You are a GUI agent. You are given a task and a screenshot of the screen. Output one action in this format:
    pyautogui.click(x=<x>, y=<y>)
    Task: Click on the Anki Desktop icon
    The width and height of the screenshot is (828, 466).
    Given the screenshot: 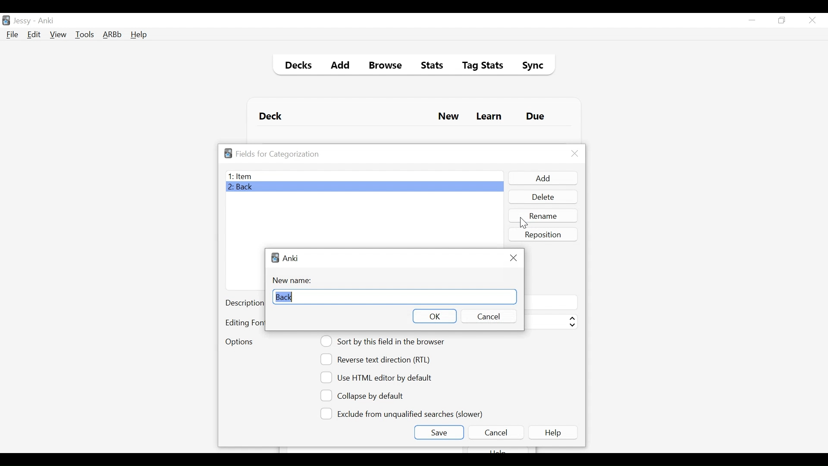 What is the action you would take?
    pyautogui.click(x=6, y=21)
    